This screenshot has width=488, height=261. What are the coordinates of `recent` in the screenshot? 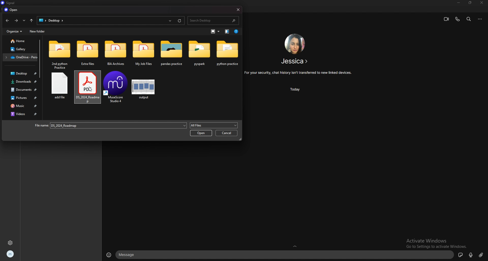 It's located at (170, 20).